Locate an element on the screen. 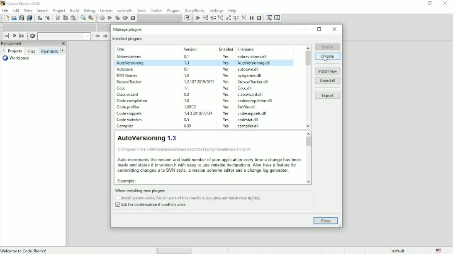  Stop debugger is located at coordinates (259, 18).